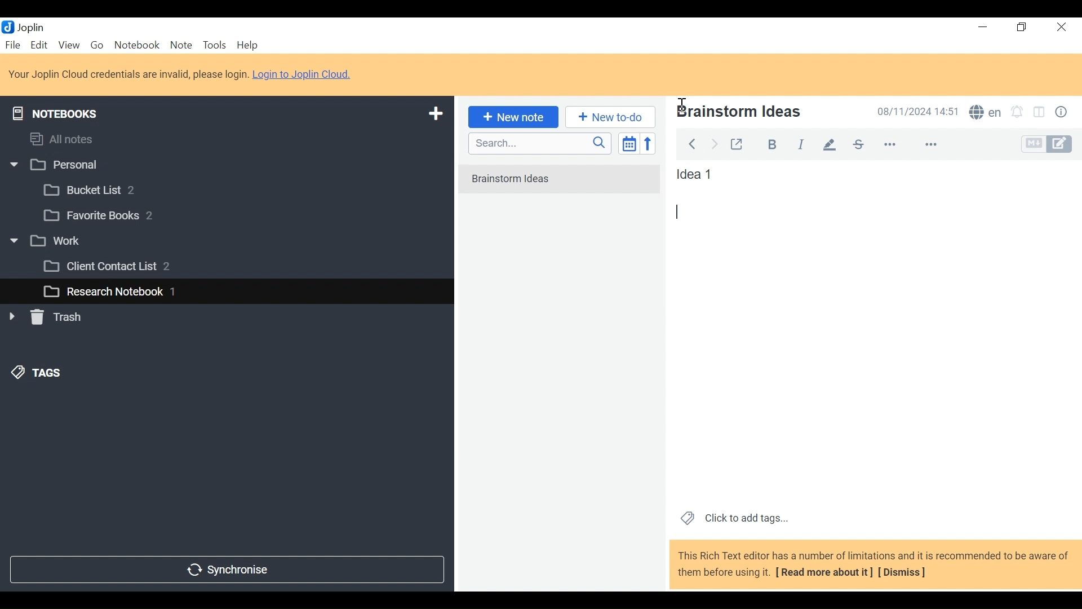  What do you see at coordinates (915, 111) in the screenshot?
I see `Date and Time` at bounding box center [915, 111].